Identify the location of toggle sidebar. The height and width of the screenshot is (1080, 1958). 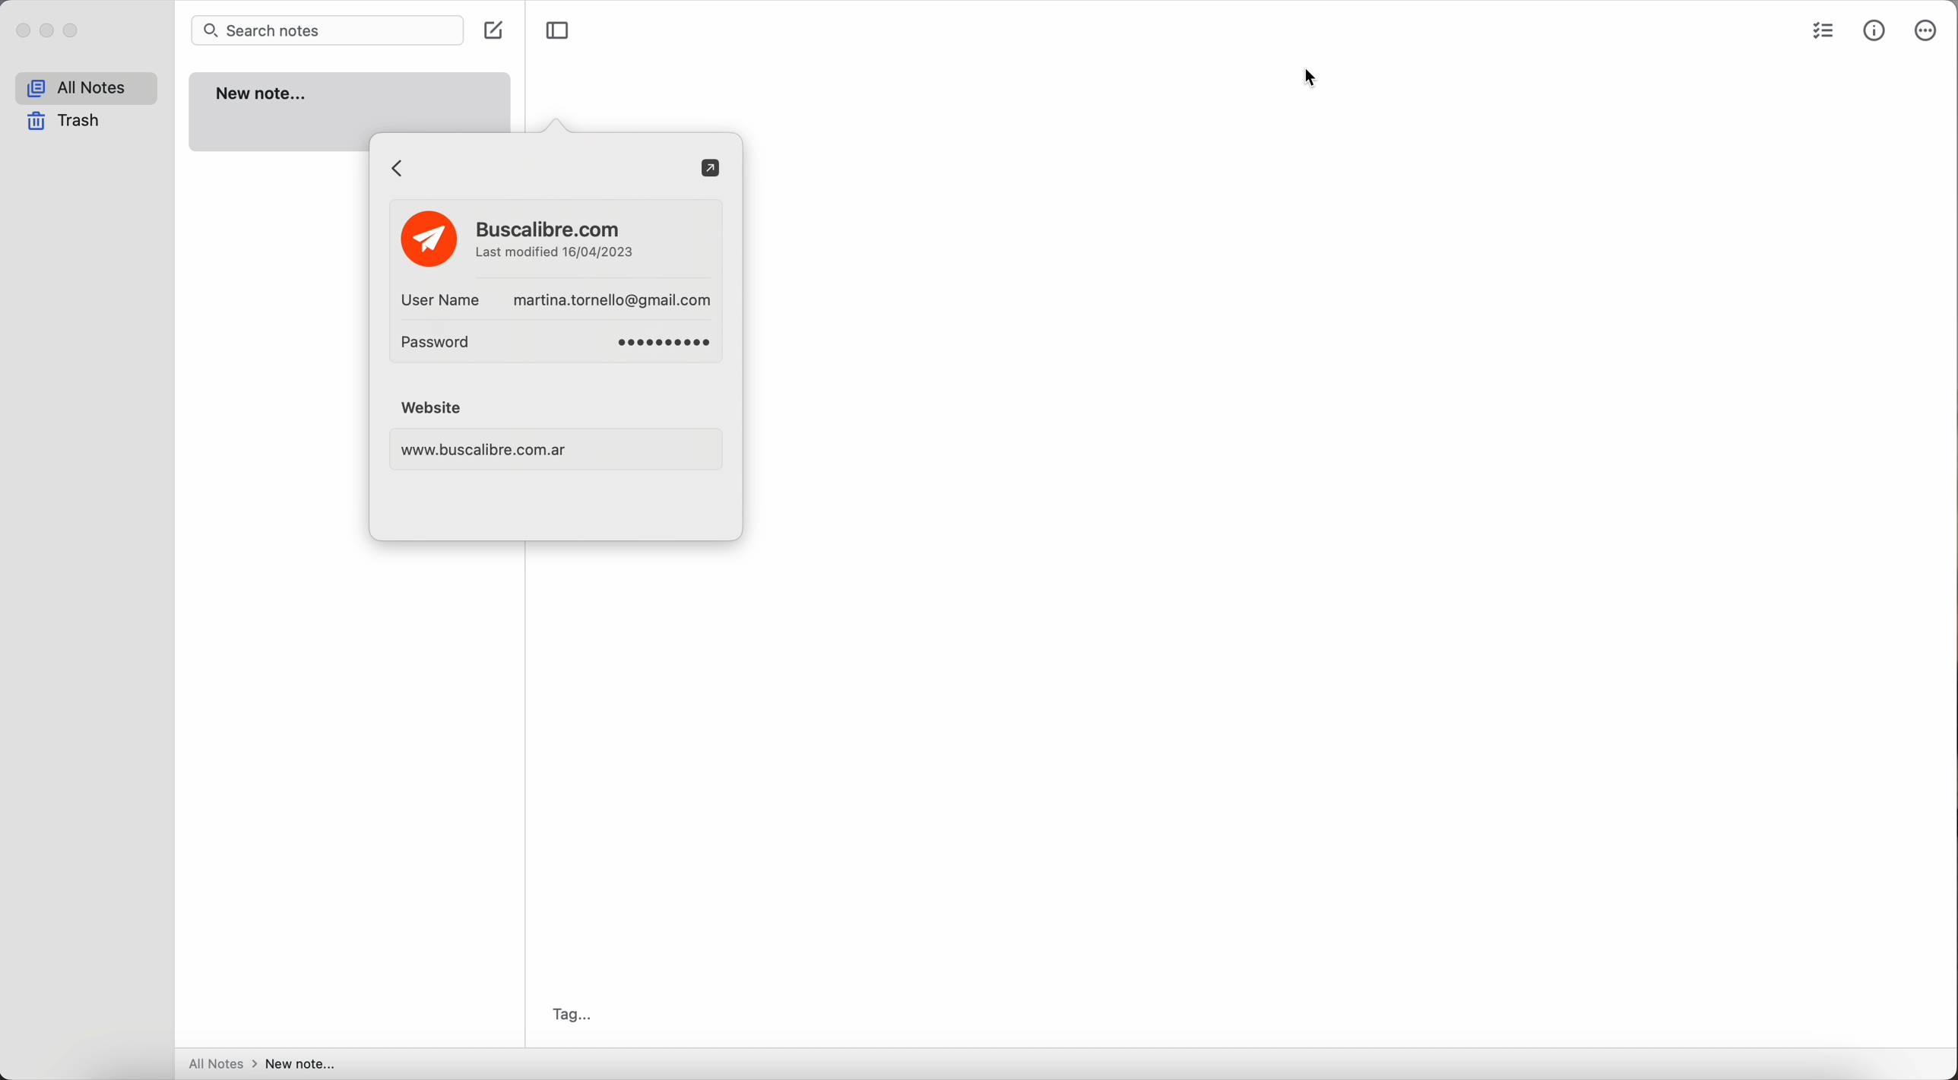
(557, 31).